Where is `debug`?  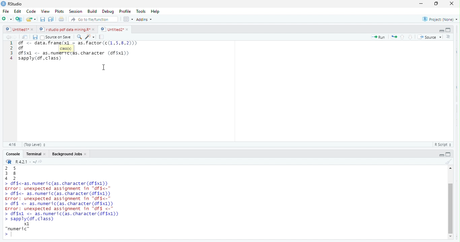 debug is located at coordinates (108, 11).